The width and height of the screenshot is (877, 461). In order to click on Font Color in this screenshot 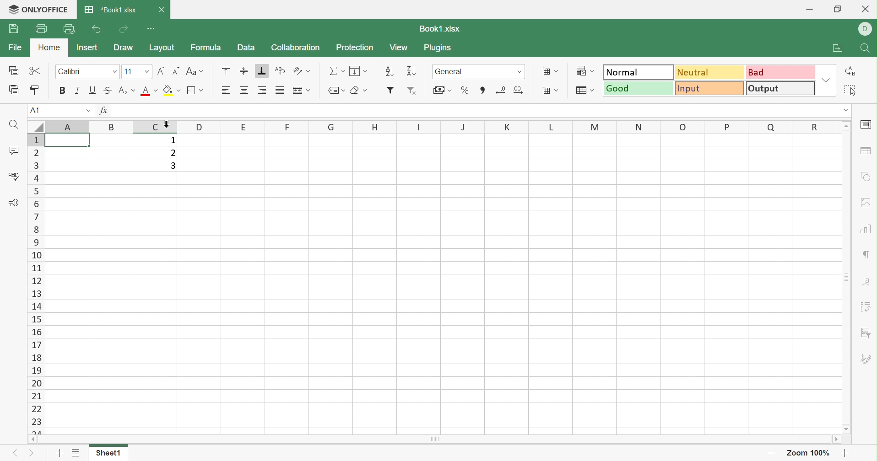, I will do `click(147, 91)`.